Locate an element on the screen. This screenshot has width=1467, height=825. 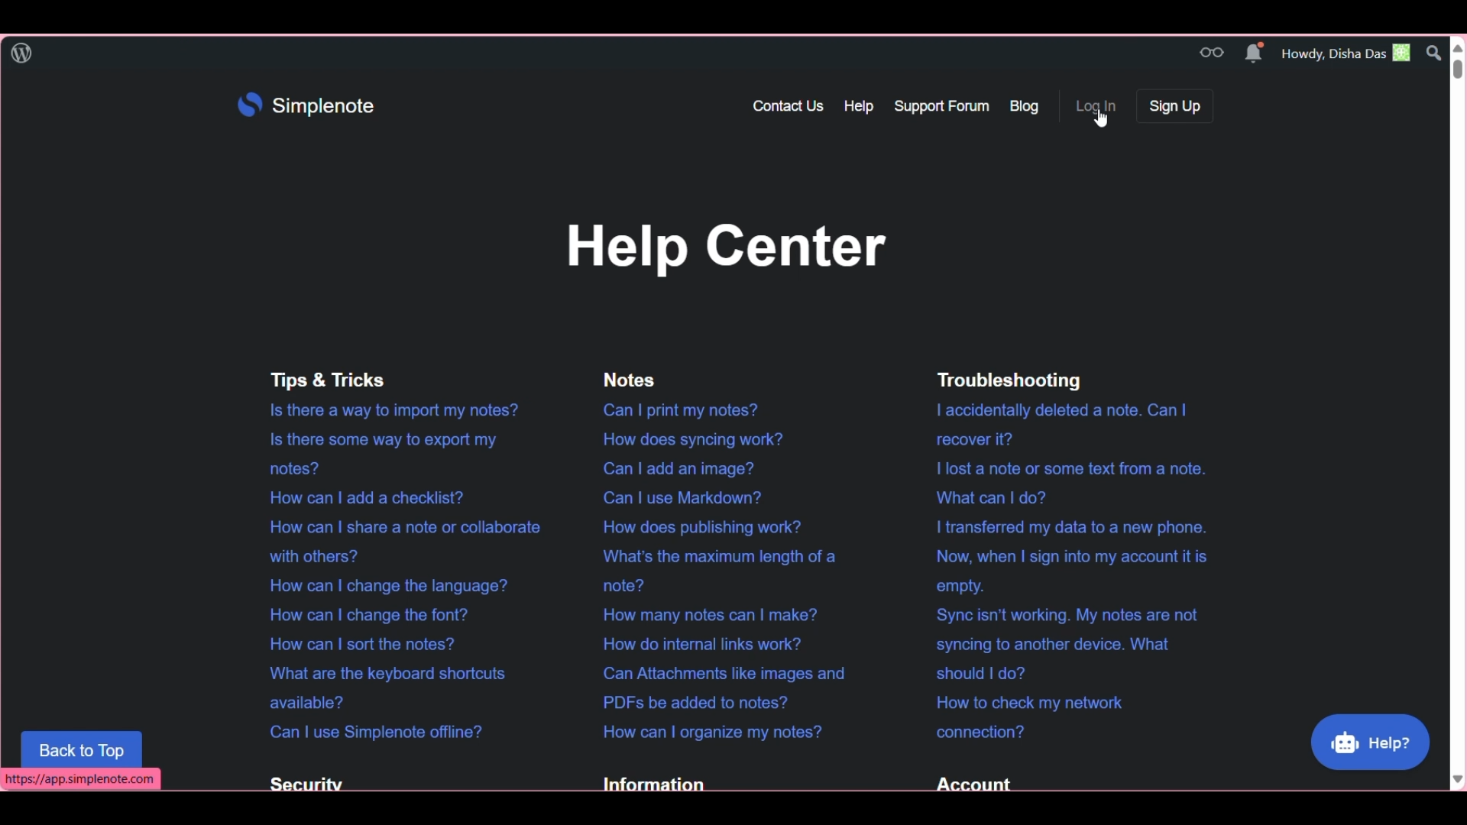
Can | use Simplenote offline? is located at coordinates (369, 733).